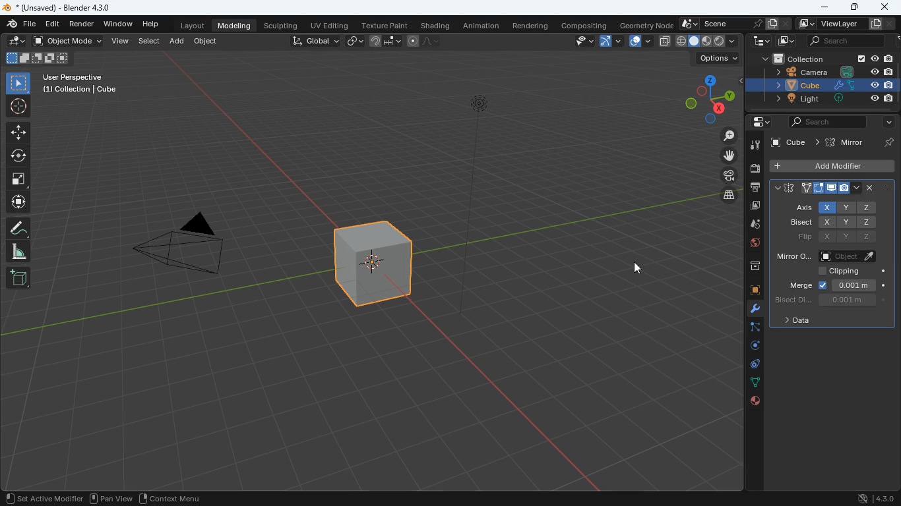 The image size is (901, 506). What do you see at coordinates (749, 329) in the screenshot?
I see `edge` at bounding box center [749, 329].